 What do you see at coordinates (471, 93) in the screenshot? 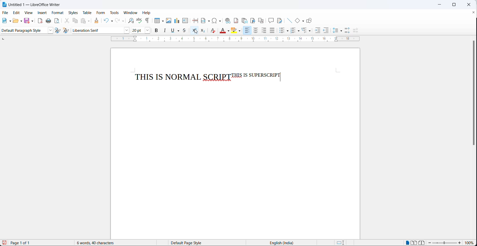
I see `scroll bar` at bounding box center [471, 93].